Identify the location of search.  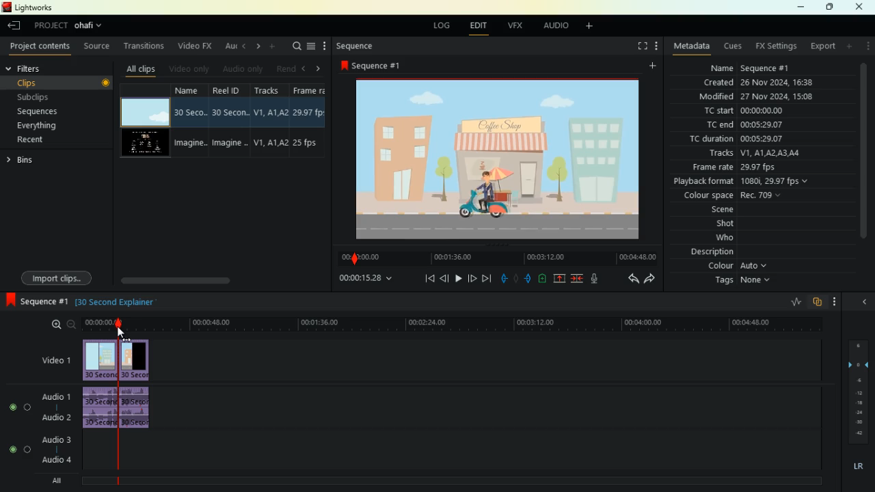
(296, 47).